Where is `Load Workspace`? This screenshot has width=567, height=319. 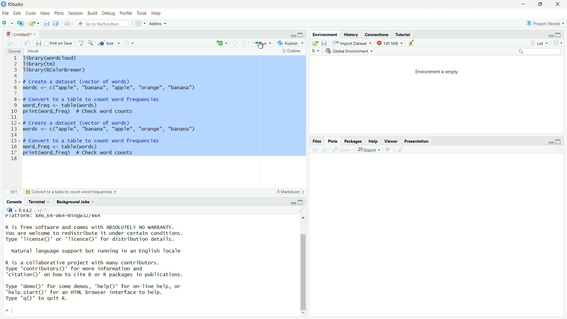
Load Workspace is located at coordinates (315, 43).